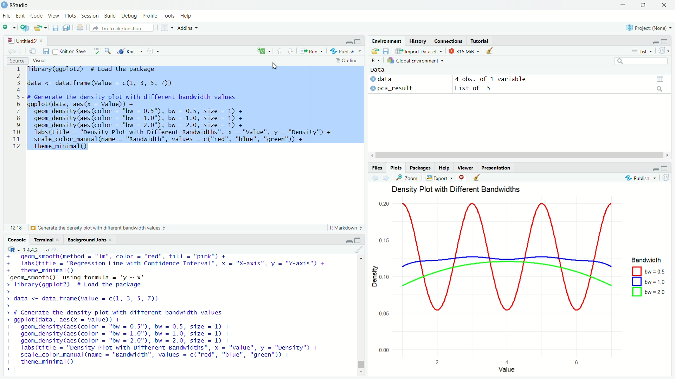 The image size is (675, 379). What do you see at coordinates (16, 239) in the screenshot?
I see `Console` at bounding box center [16, 239].